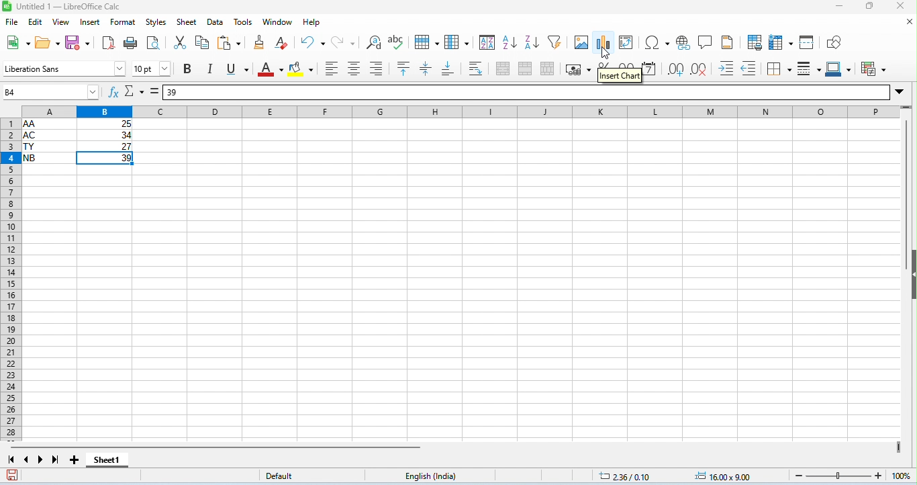 This screenshot has width=917, height=485. Describe the element at coordinates (810, 71) in the screenshot. I see `border style` at that location.